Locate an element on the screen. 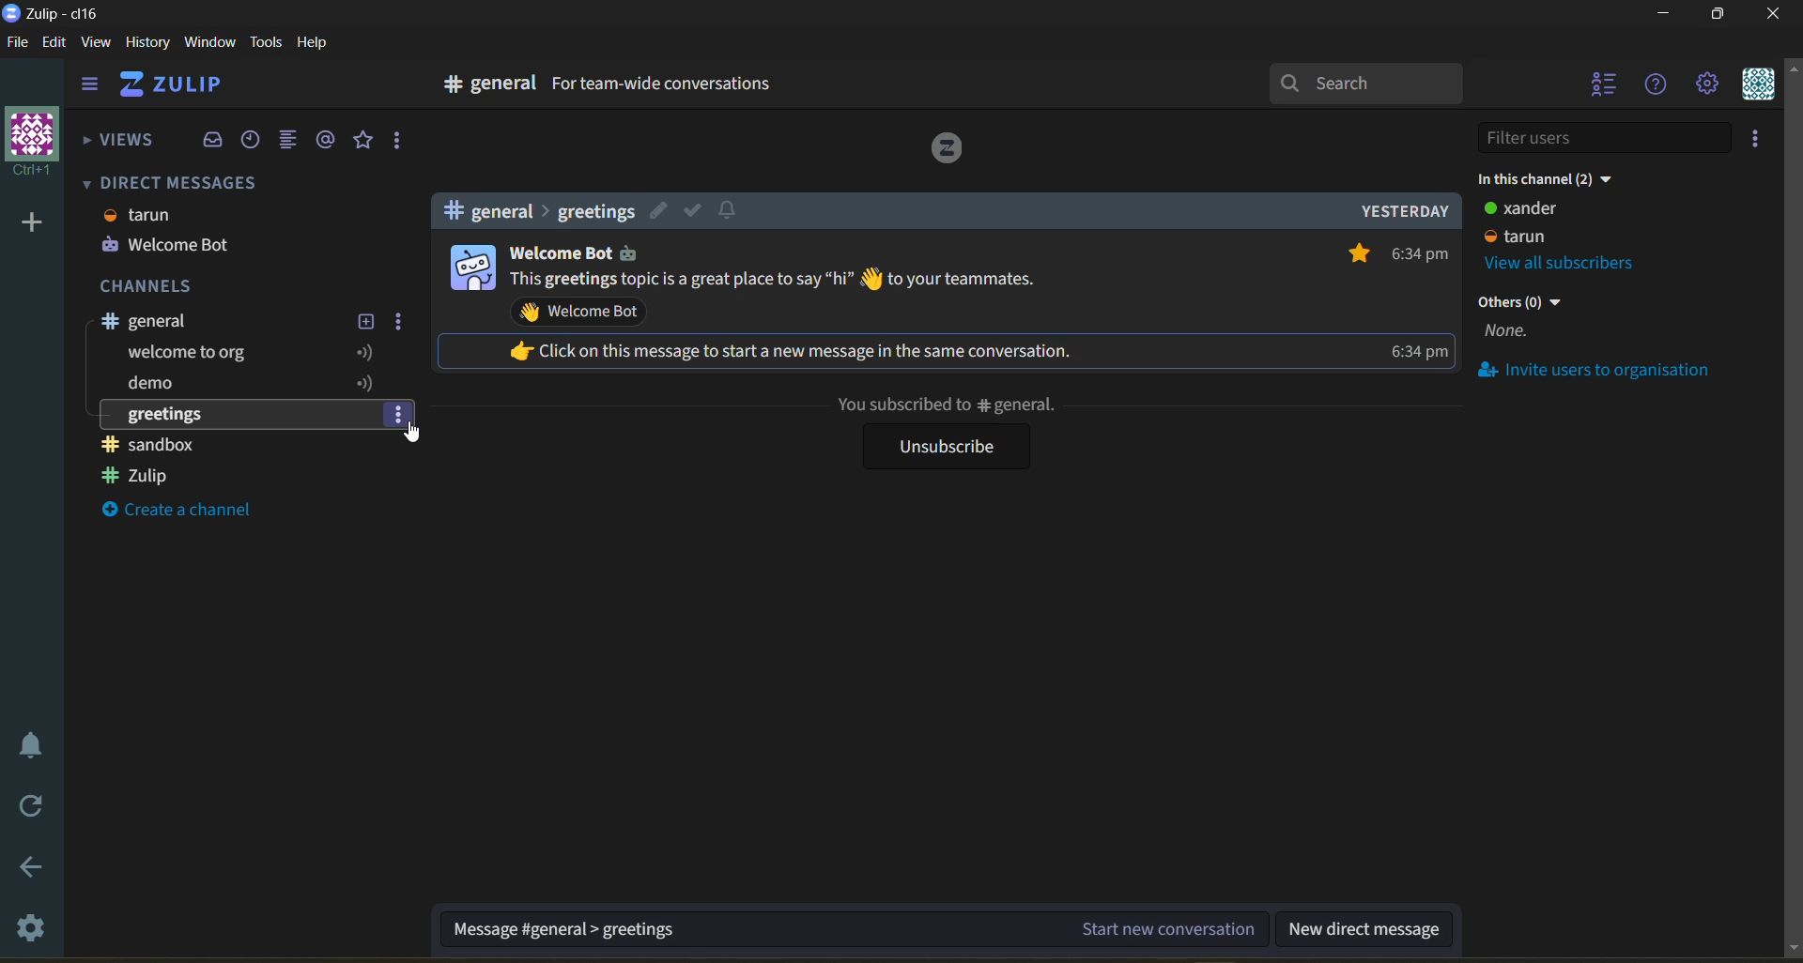 The image size is (1803, 963). you subscribed to general is located at coordinates (945, 405).